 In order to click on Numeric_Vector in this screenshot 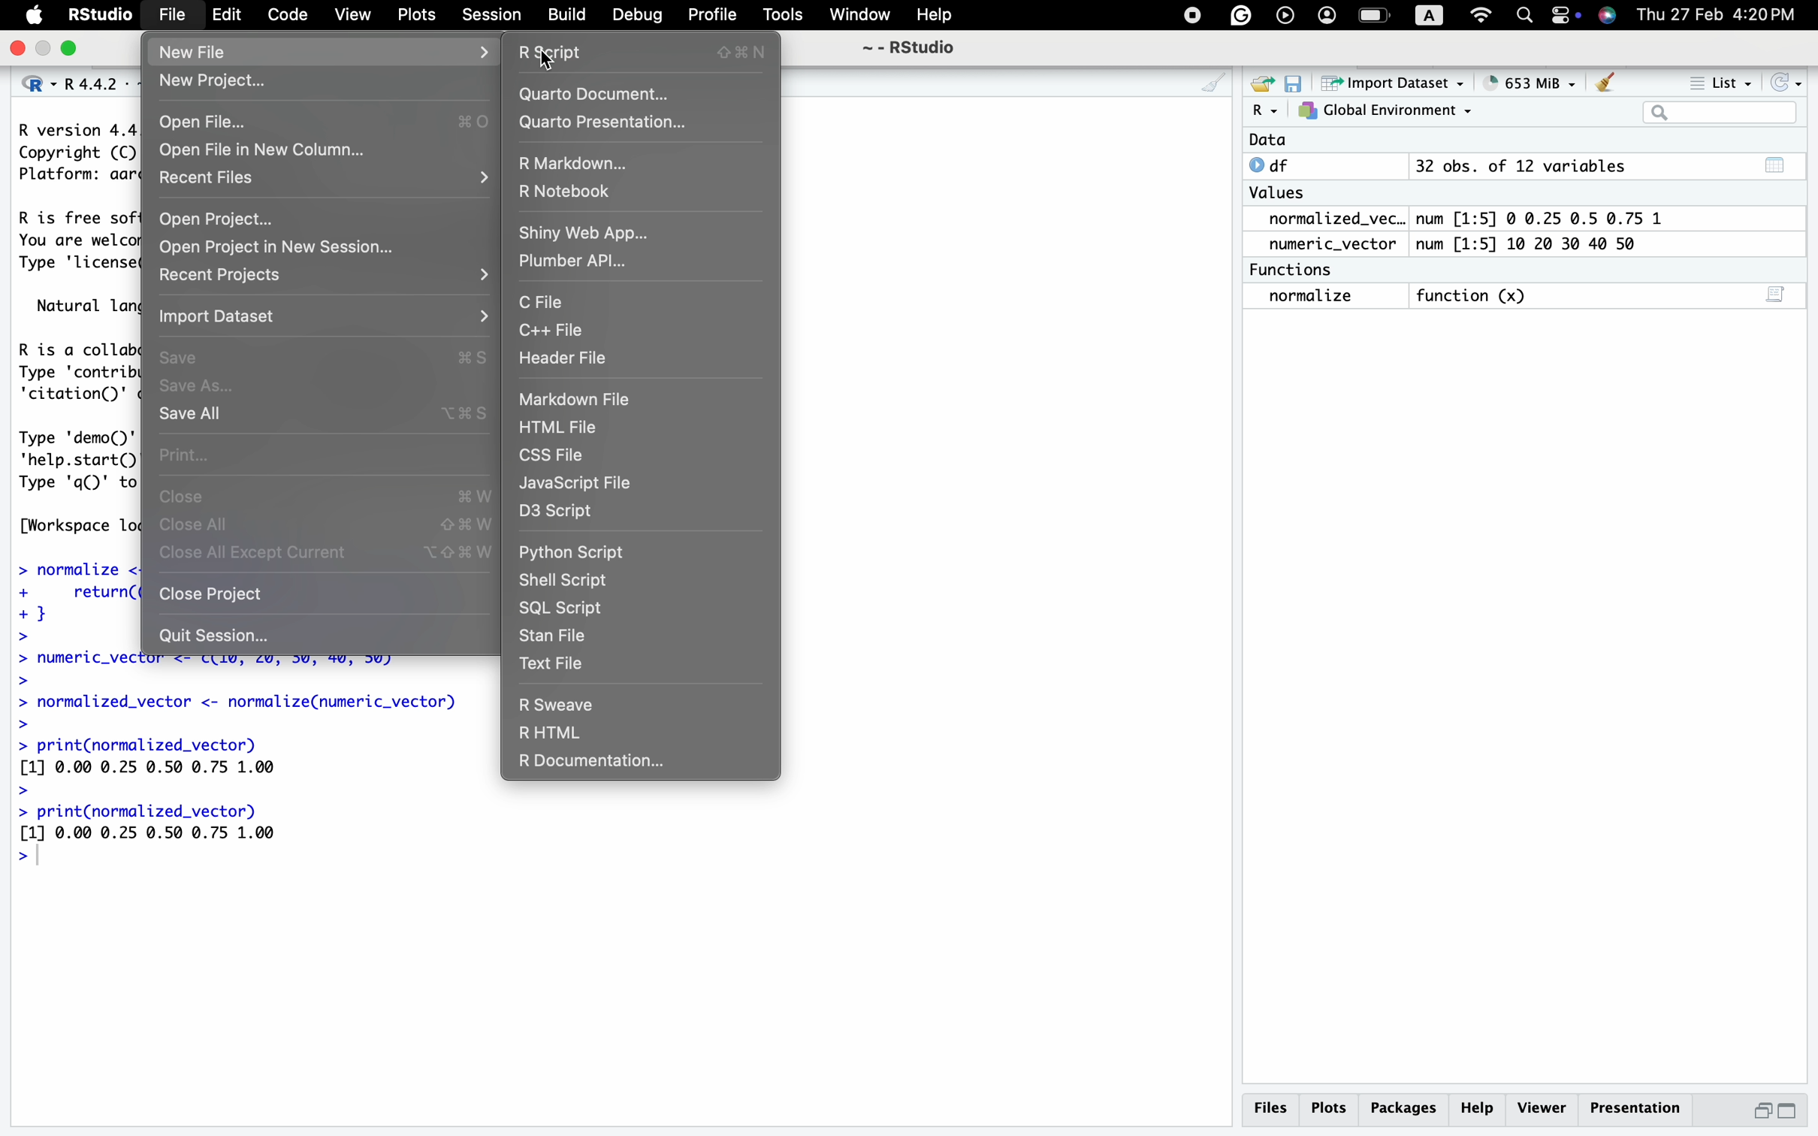, I will do `click(1326, 245)`.